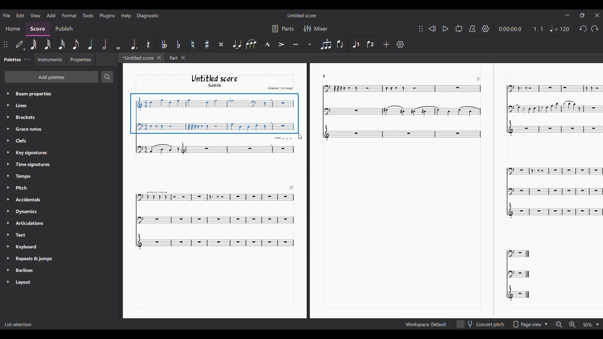 The image size is (603, 339). Describe the element at coordinates (69, 15) in the screenshot. I see `Format` at that location.